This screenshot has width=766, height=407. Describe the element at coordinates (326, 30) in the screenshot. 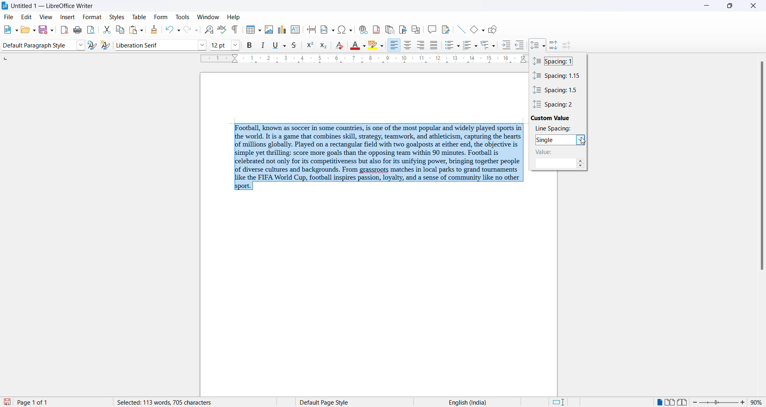

I see `insert field` at that location.